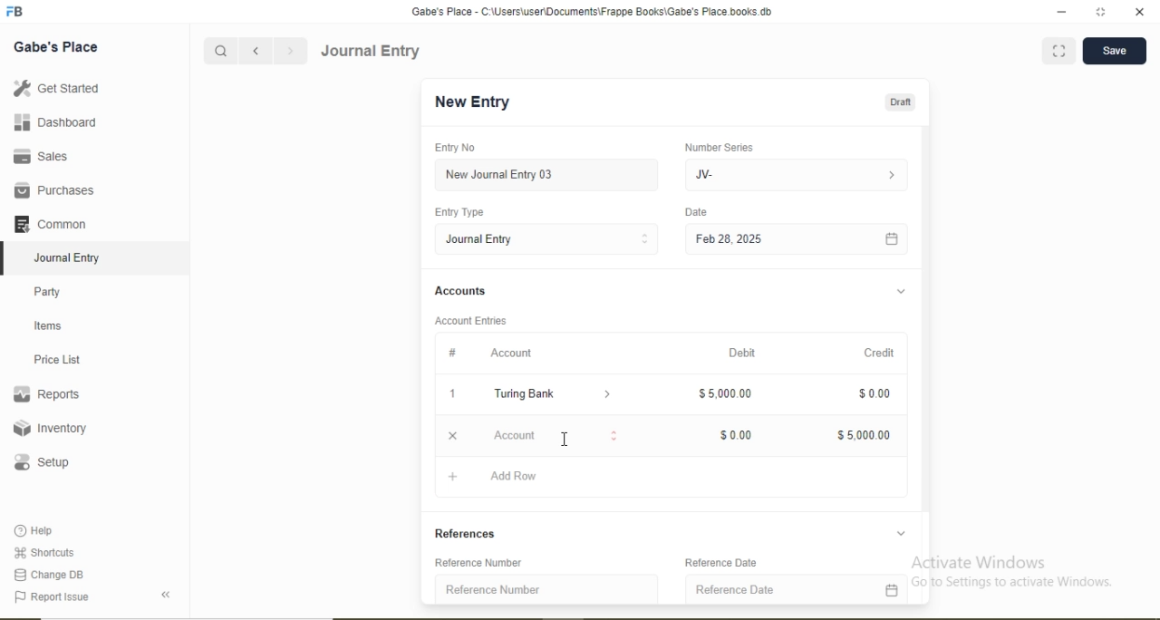 This screenshot has height=620, width=1160. Describe the element at coordinates (565, 439) in the screenshot. I see `Cursor` at that location.